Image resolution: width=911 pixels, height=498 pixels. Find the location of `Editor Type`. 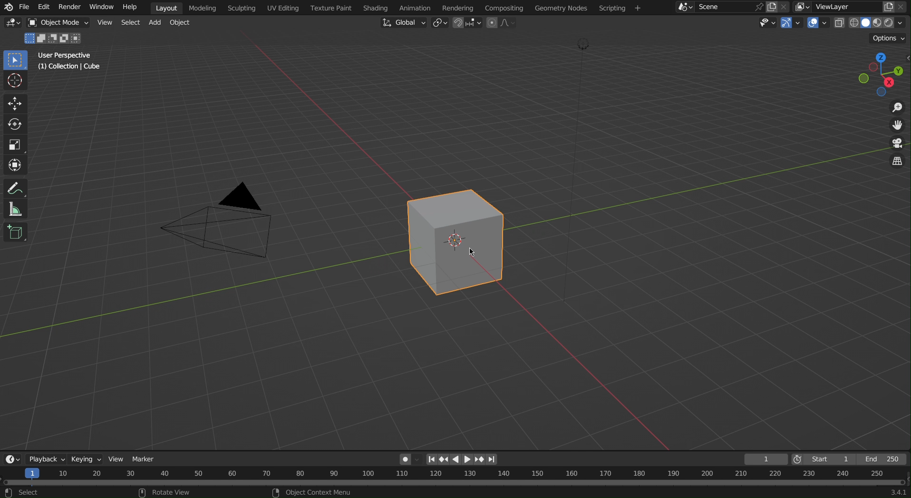

Editor Type is located at coordinates (12, 22).